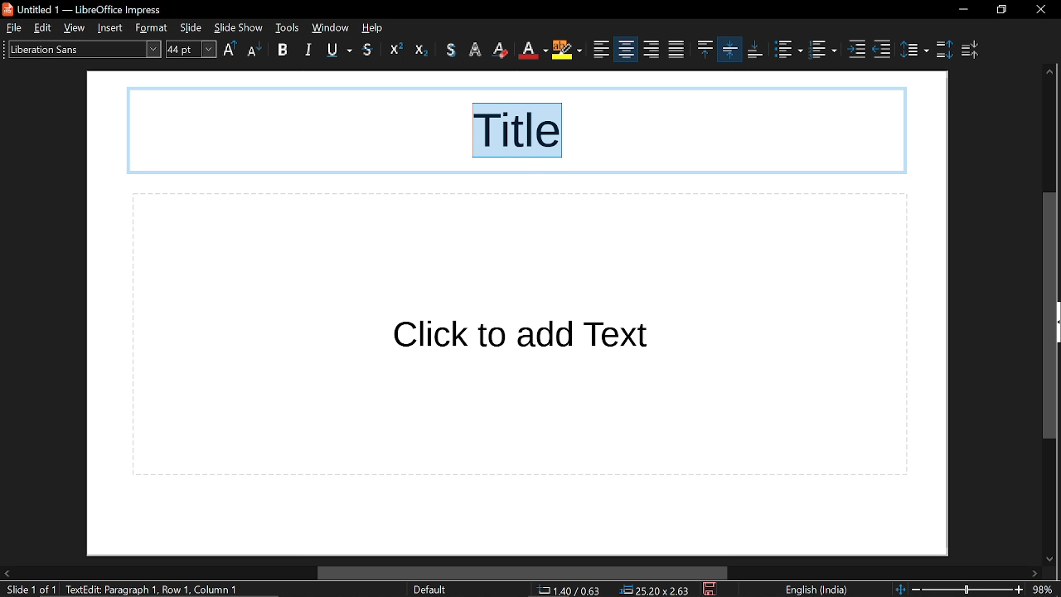 This screenshot has height=597, width=1061. What do you see at coordinates (369, 51) in the screenshot?
I see `shadow` at bounding box center [369, 51].